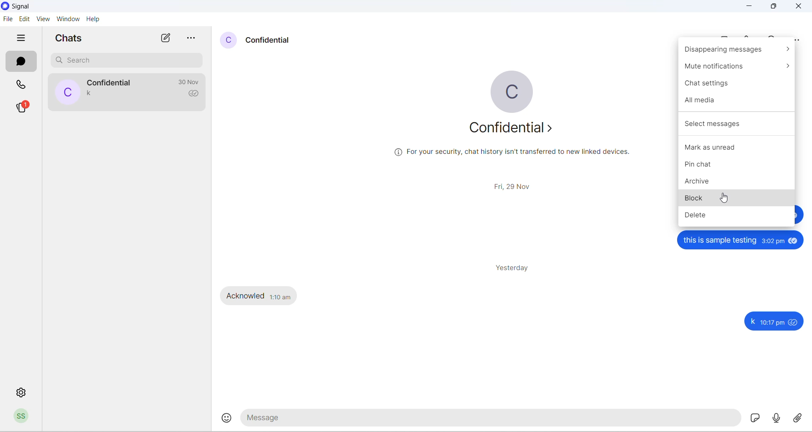  What do you see at coordinates (41, 19) in the screenshot?
I see `view` at bounding box center [41, 19].